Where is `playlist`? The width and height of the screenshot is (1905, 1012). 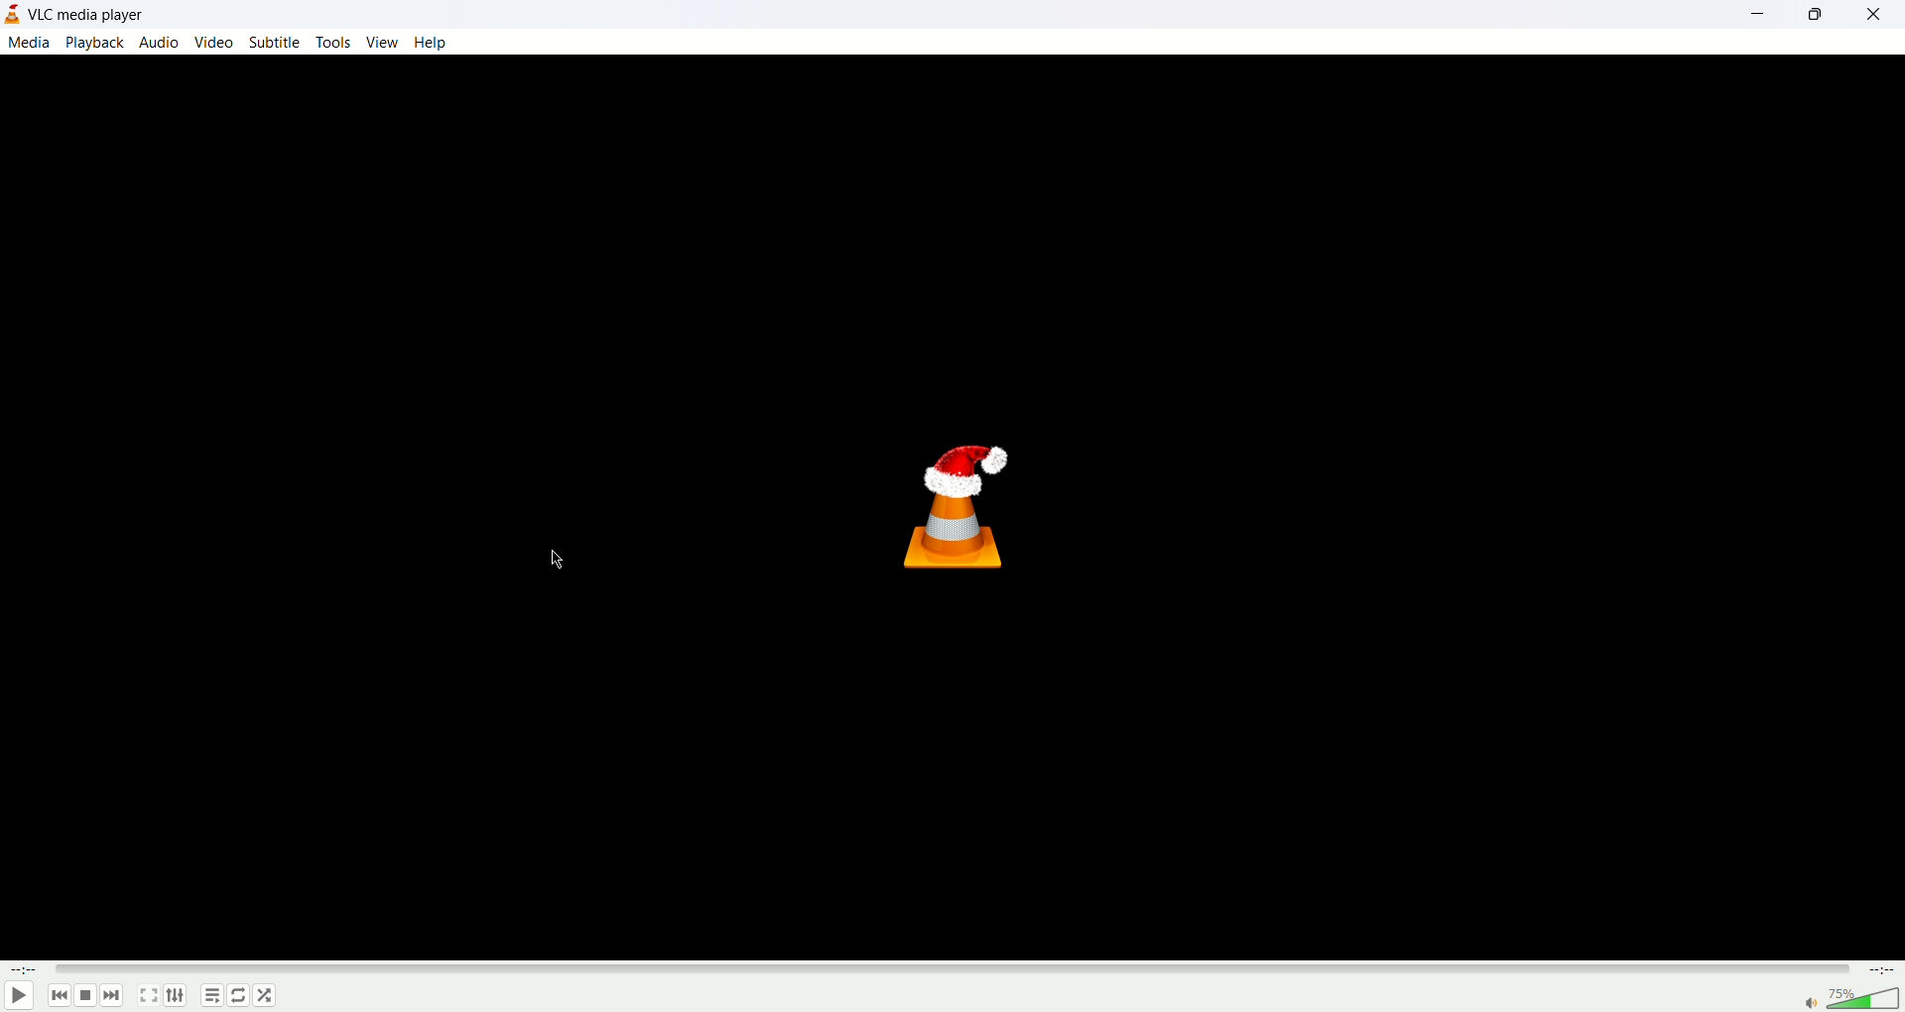
playlist is located at coordinates (211, 996).